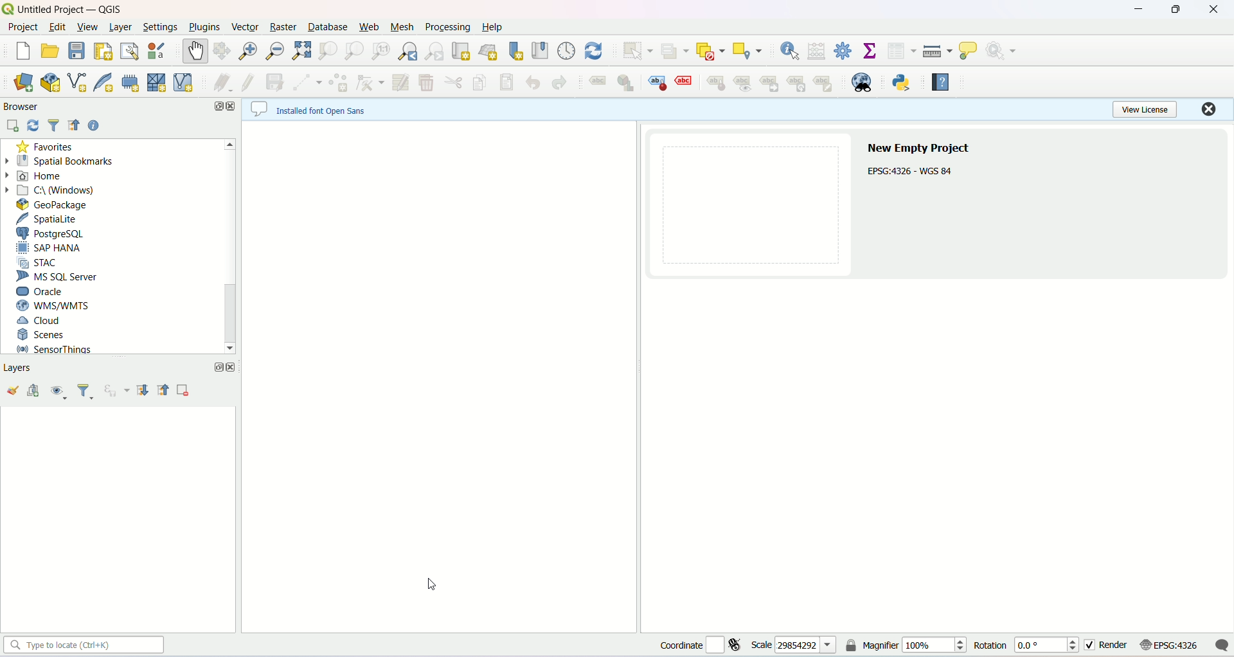 Image resolution: width=1234 pixels, height=657 pixels. I want to click on zoom last, so click(408, 51).